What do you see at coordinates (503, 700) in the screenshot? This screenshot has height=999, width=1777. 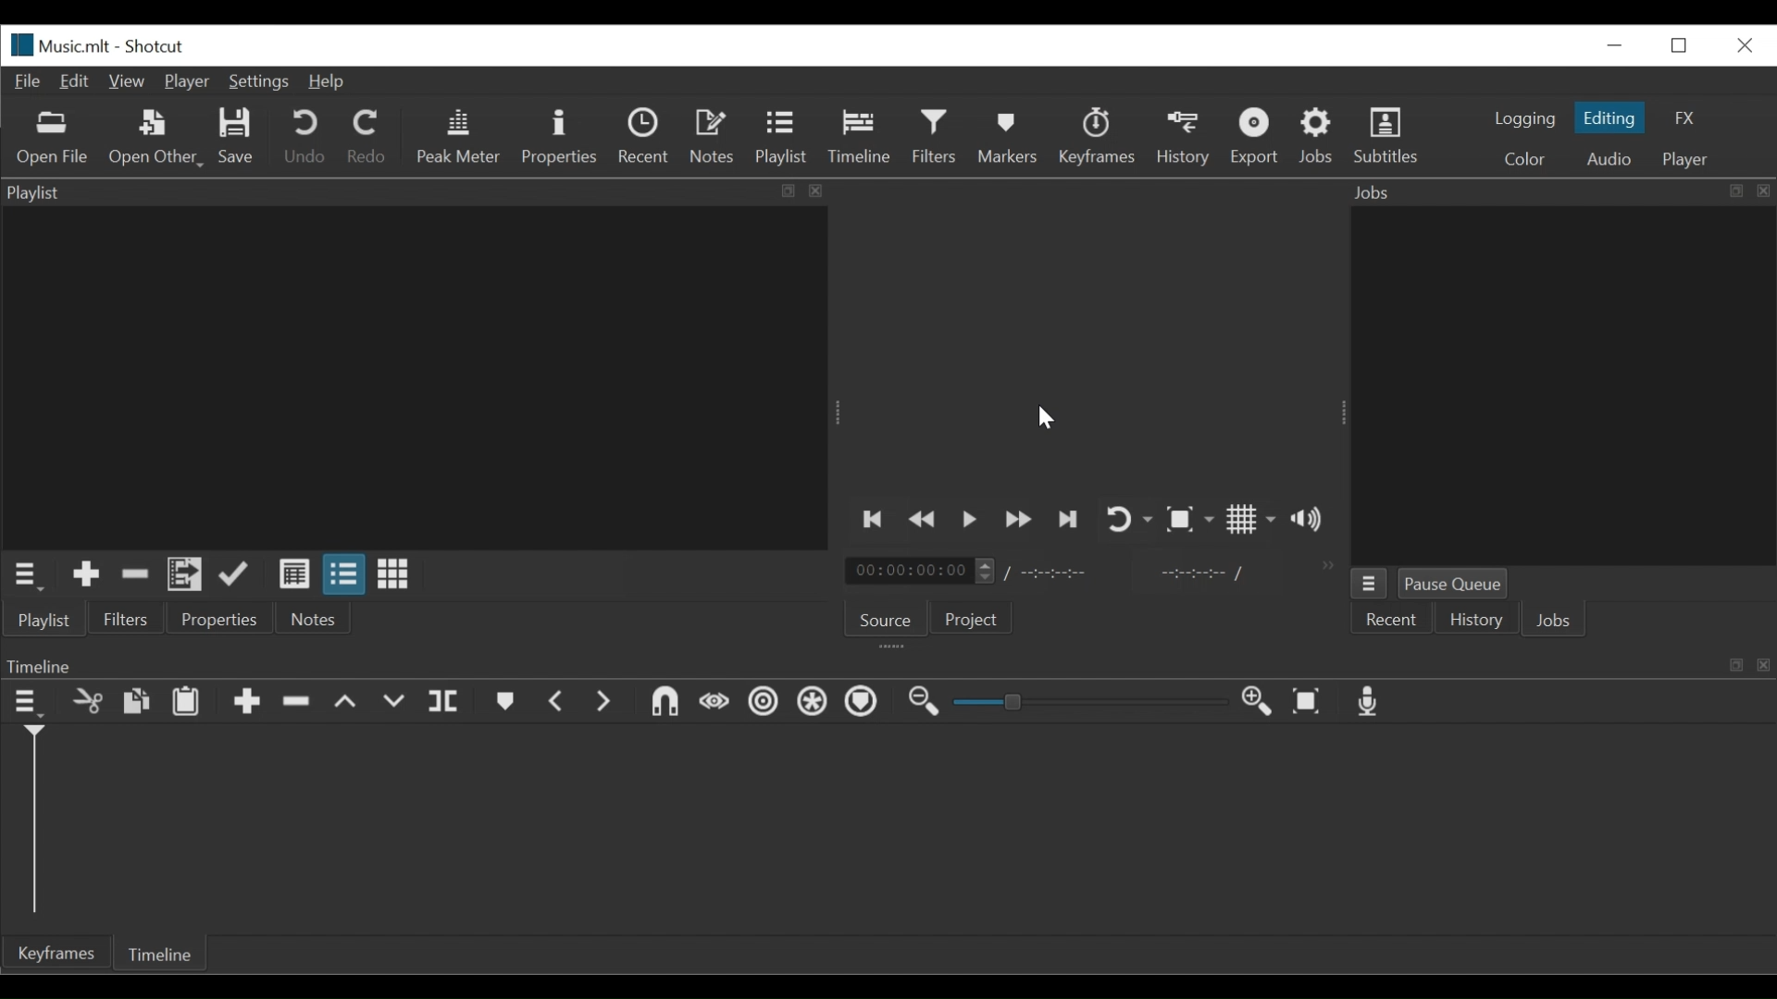 I see `Markers` at bounding box center [503, 700].